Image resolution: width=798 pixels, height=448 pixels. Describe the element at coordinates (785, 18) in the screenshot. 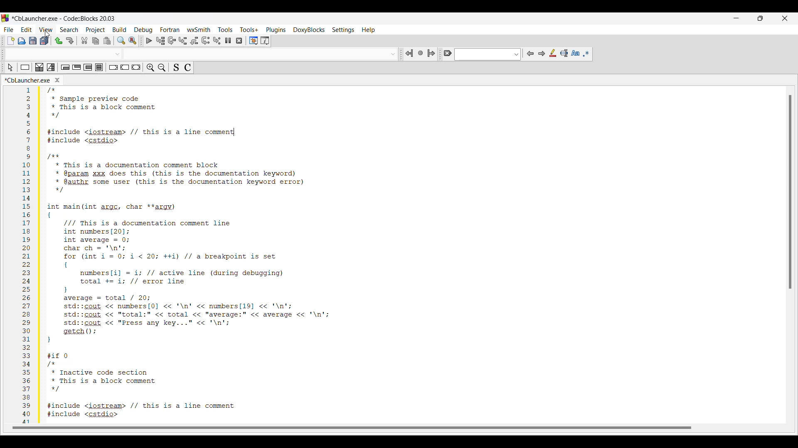

I see `Close interface` at that location.